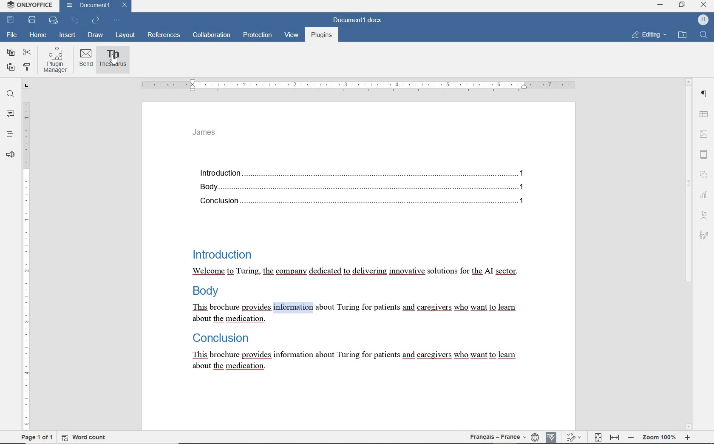 The image size is (714, 444). I want to click on OPEN FILE LOCATION, so click(682, 36).